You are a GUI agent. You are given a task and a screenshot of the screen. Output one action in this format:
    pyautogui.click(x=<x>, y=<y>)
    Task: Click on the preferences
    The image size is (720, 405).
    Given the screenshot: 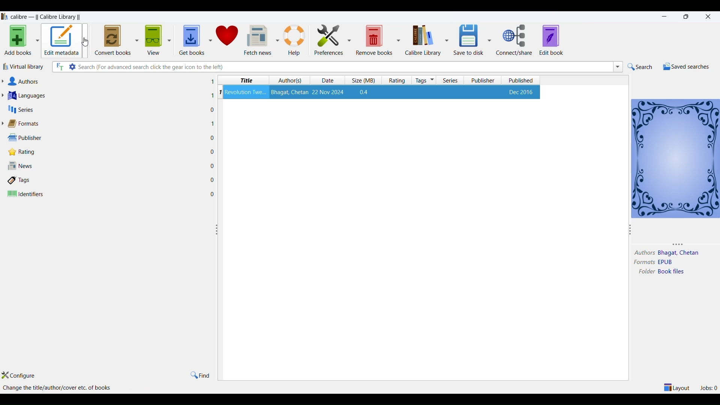 What is the action you would take?
    pyautogui.click(x=327, y=37)
    